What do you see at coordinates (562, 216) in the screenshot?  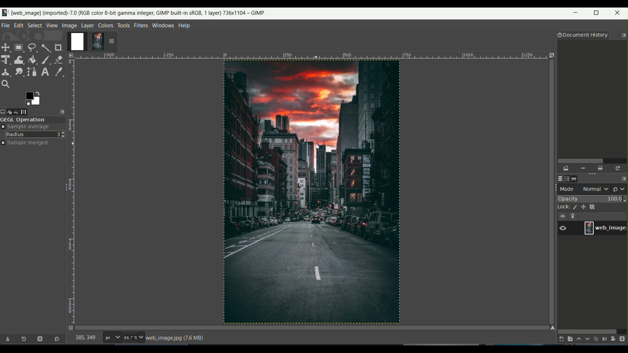 I see `(un)hide` at bounding box center [562, 216].